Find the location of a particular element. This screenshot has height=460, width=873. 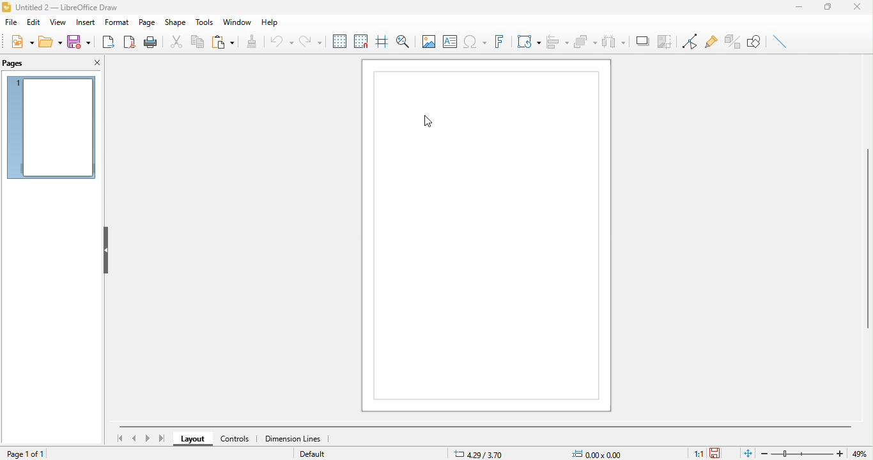

next page is located at coordinates (148, 439).